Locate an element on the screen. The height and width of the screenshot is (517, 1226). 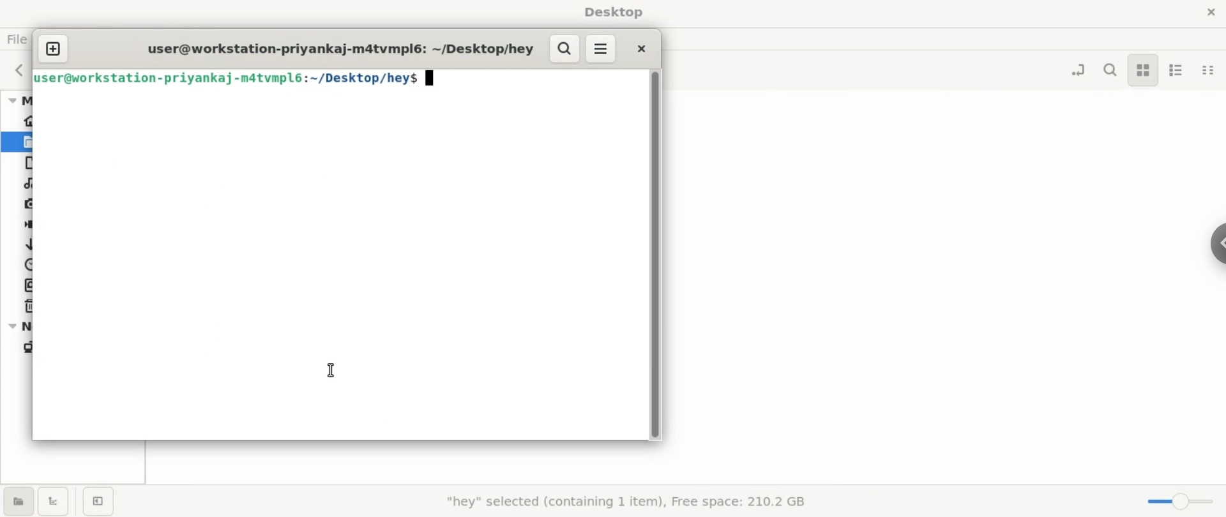
show treeview is located at coordinates (58, 502).